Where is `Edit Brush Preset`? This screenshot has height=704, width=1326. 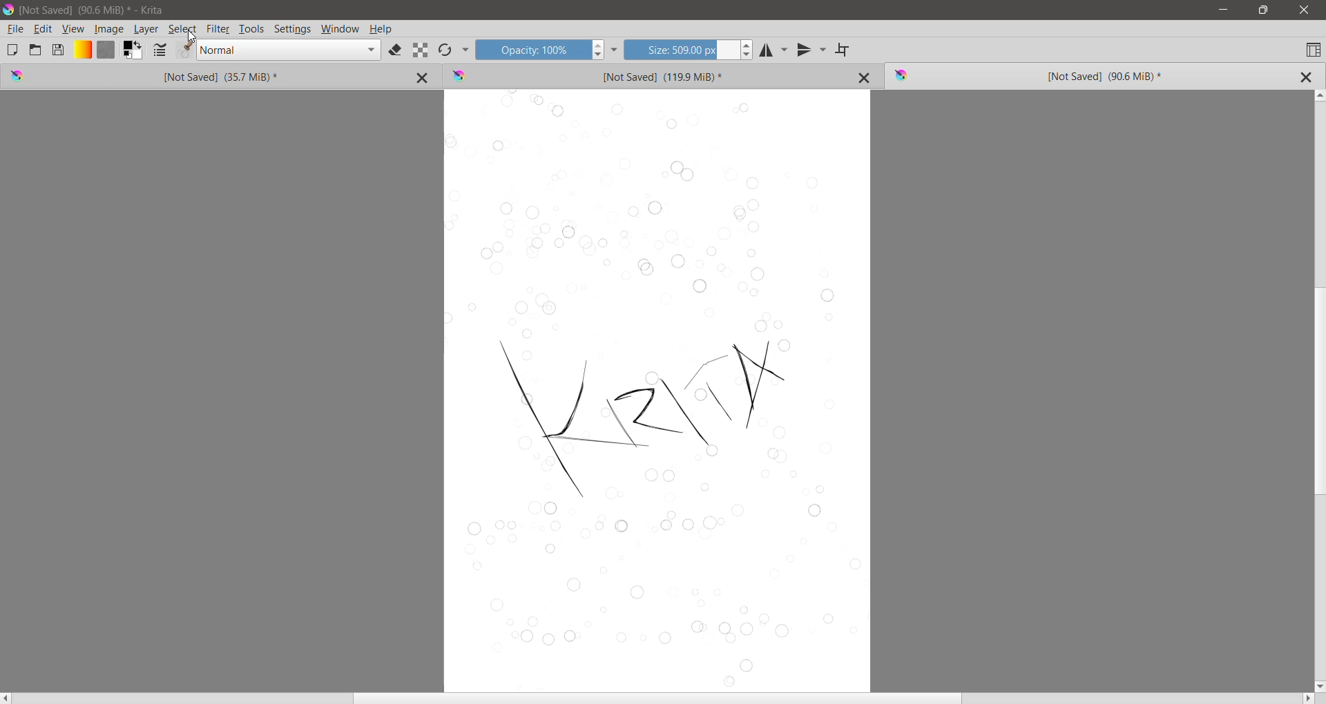 Edit Brush Preset is located at coordinates (184, 50).